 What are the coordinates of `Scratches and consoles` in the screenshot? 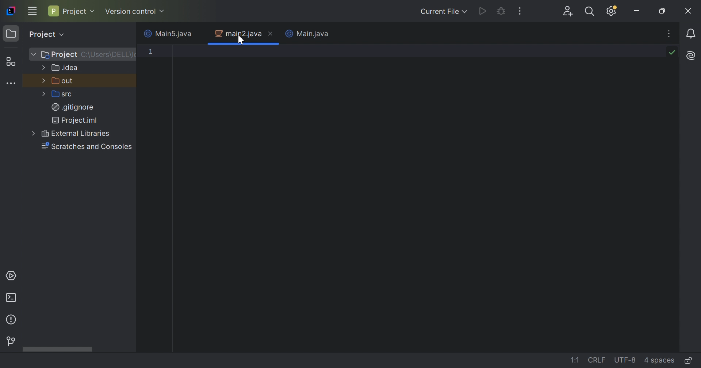 It's located at (88, 146).